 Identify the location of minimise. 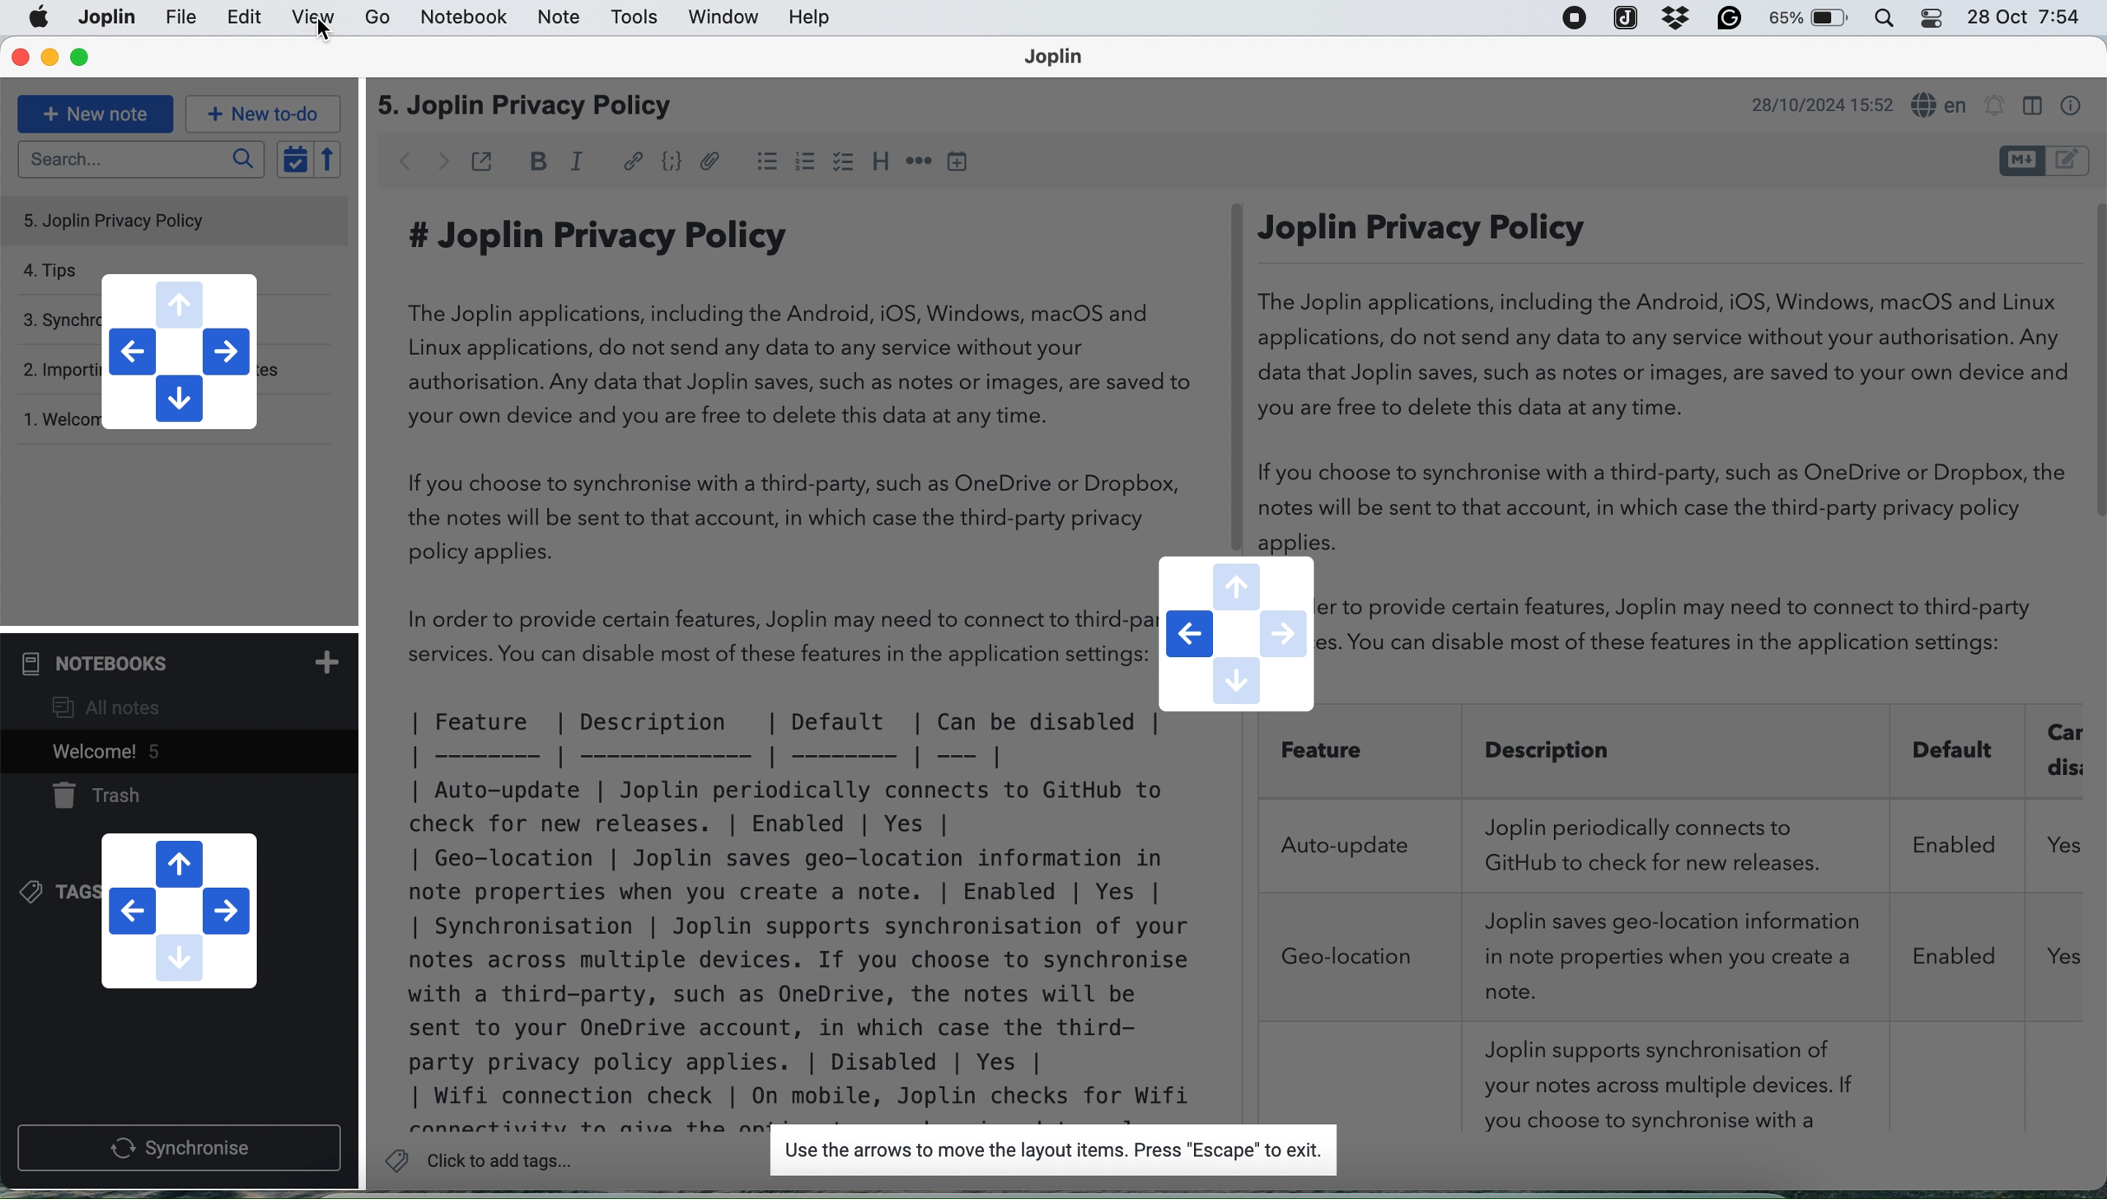
(51, 58).